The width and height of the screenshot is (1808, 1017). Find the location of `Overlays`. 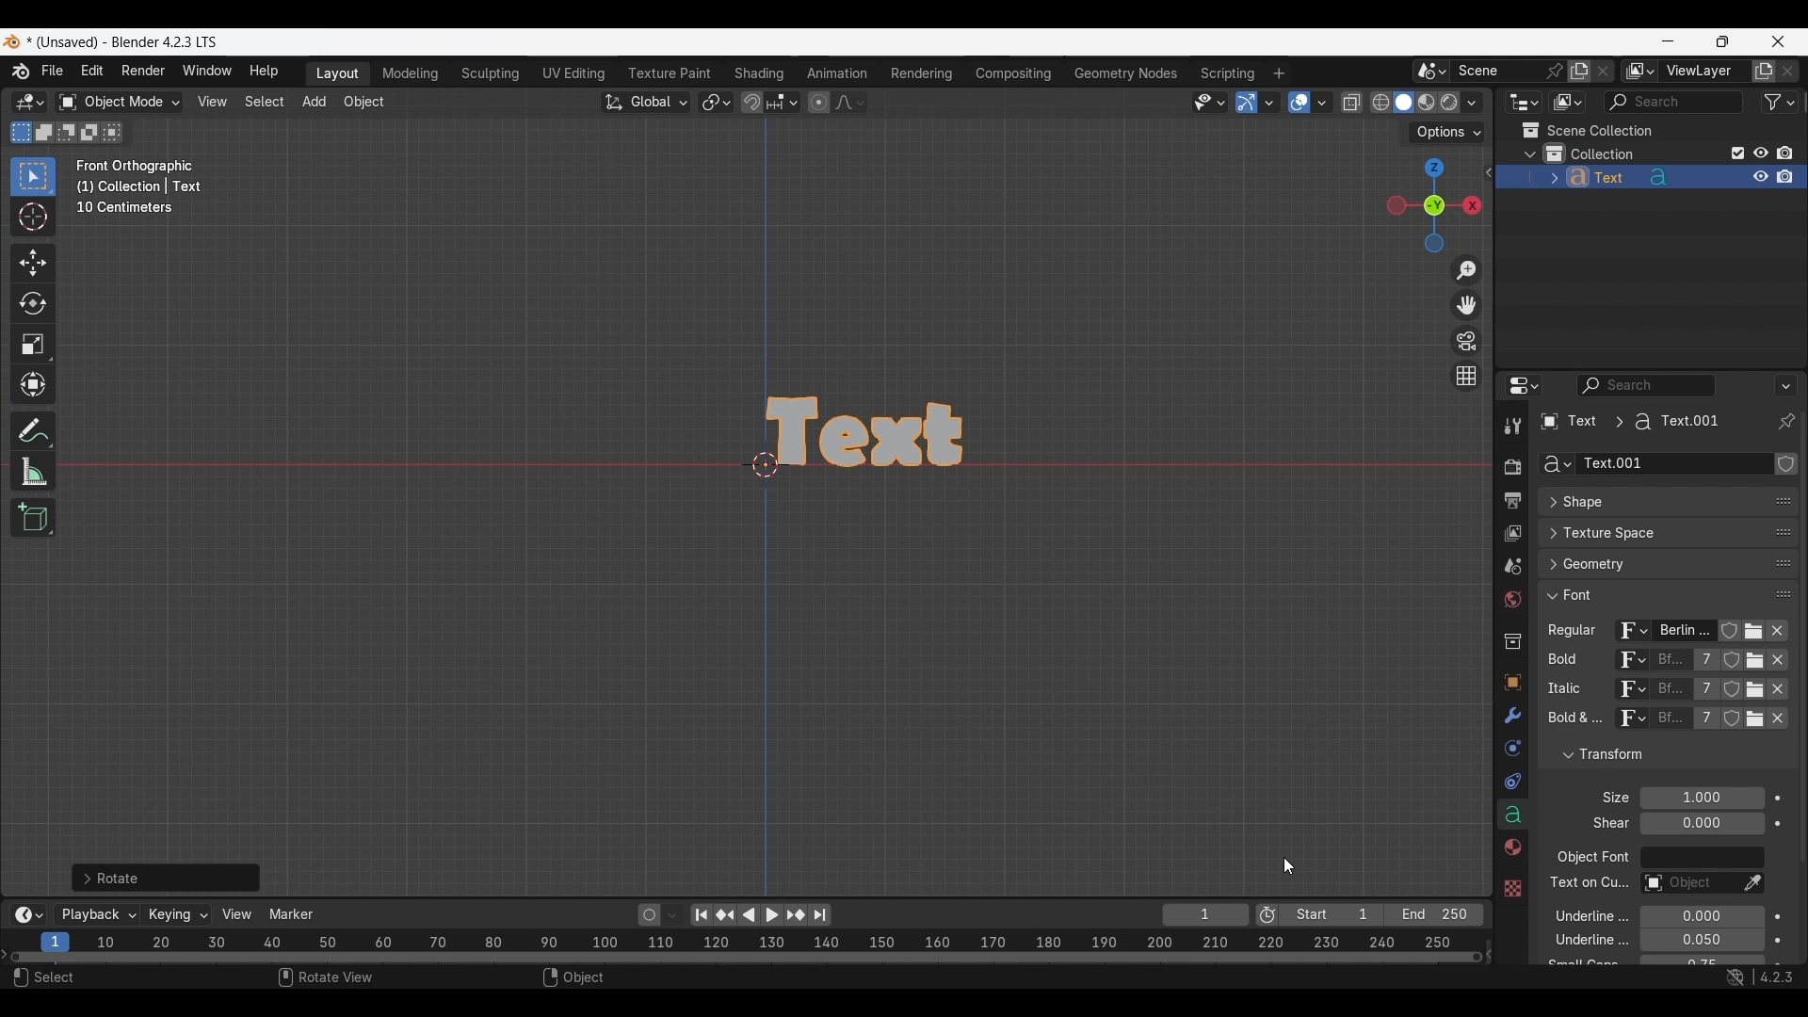

Overlays is located at coordinates (1321, 103).